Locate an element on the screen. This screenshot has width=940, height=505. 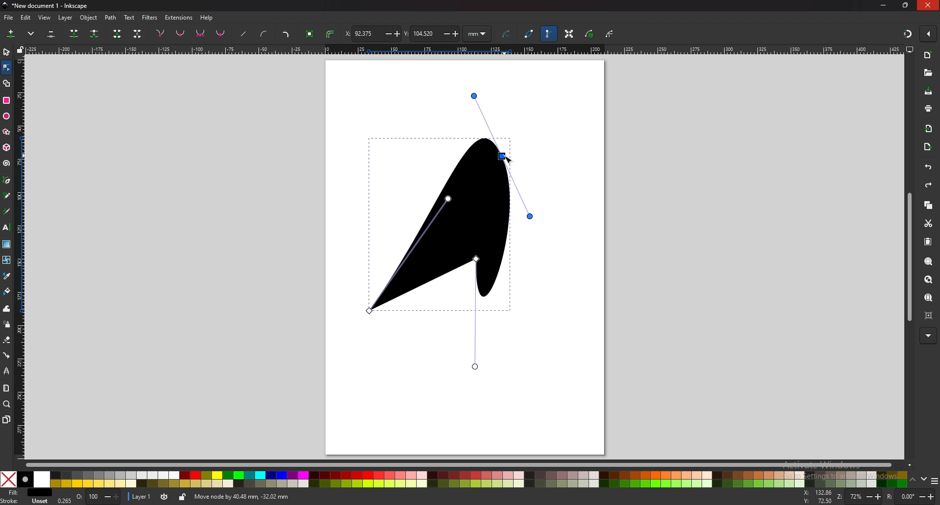
pen is located at coordinates (7, 181).